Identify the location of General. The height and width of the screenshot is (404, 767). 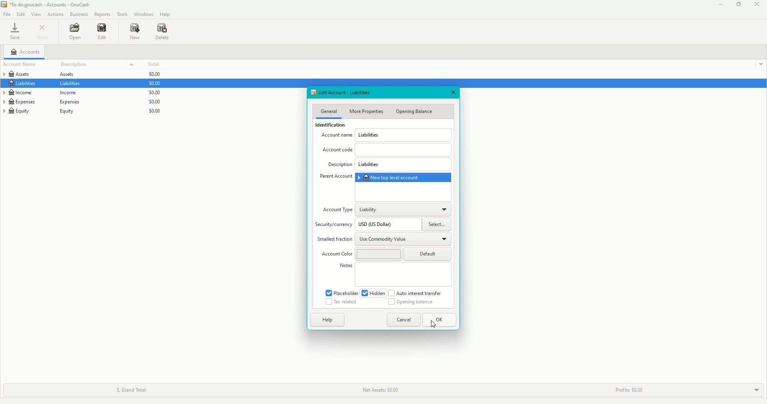
(330, 110).